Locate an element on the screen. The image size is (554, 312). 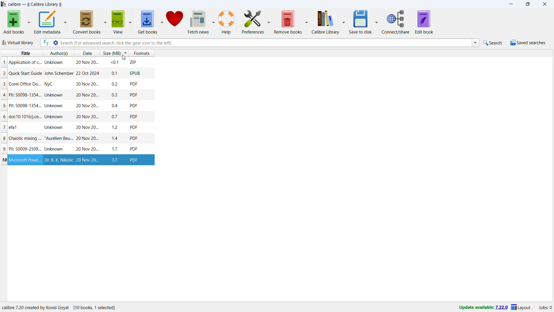
9 is located at coordinates (3, 148).